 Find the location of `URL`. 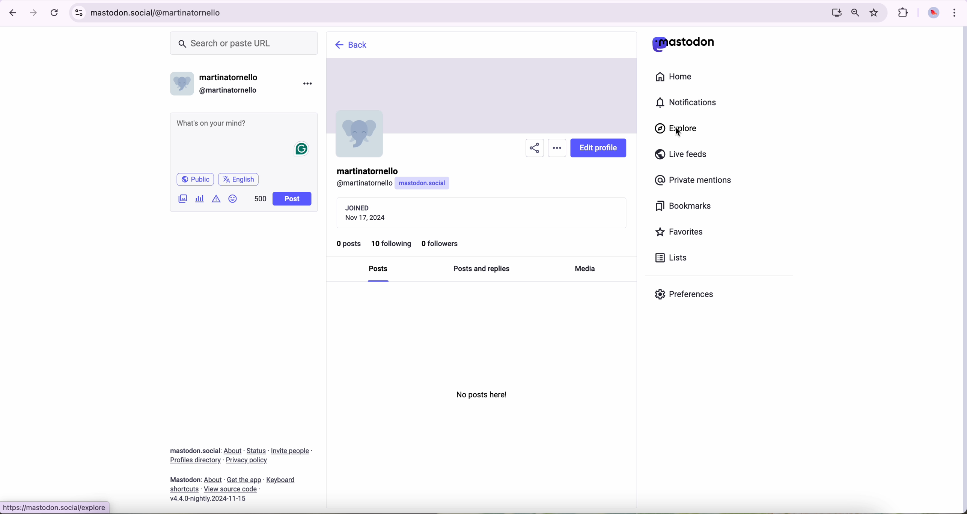

URL is located at coordinates (54, 507).